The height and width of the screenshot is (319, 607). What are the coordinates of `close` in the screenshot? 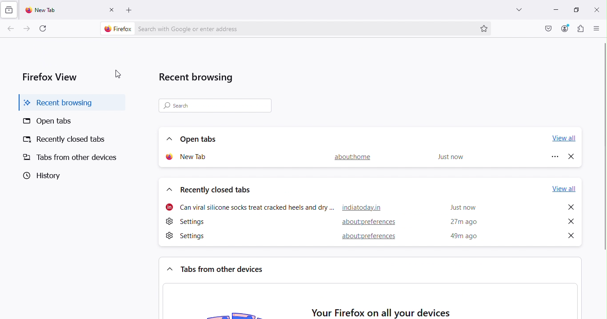 It's located at (595, 11).